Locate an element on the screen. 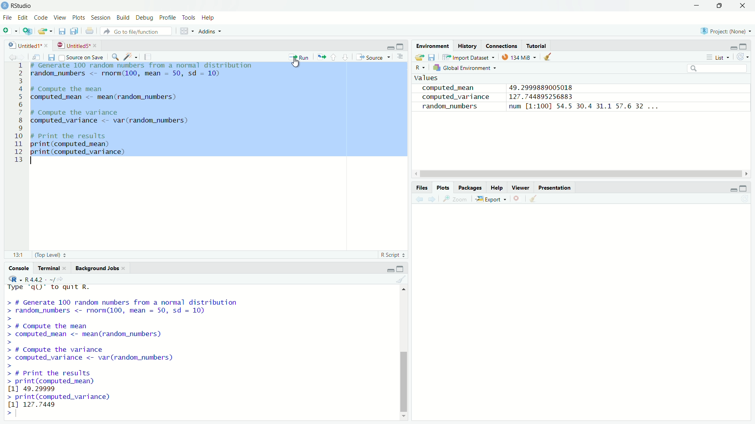  tools is located at coordinates (189, 16).